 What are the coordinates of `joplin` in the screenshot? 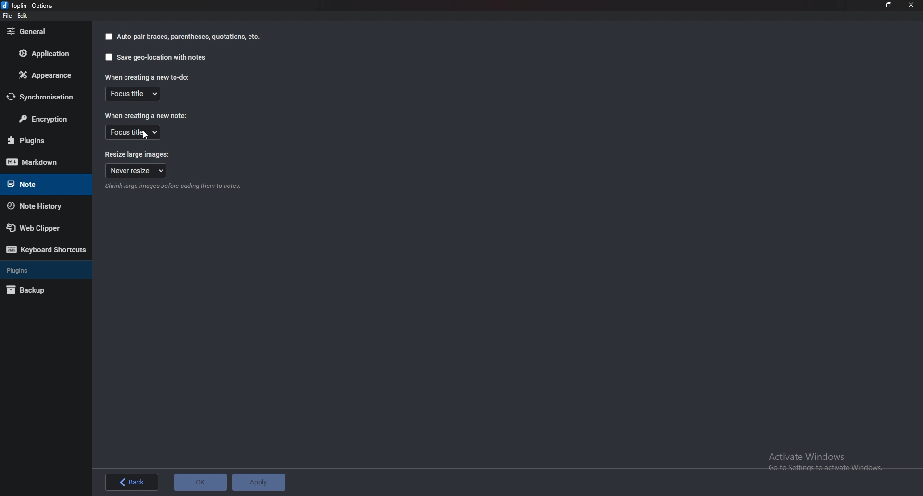 It's located at (29, 6).